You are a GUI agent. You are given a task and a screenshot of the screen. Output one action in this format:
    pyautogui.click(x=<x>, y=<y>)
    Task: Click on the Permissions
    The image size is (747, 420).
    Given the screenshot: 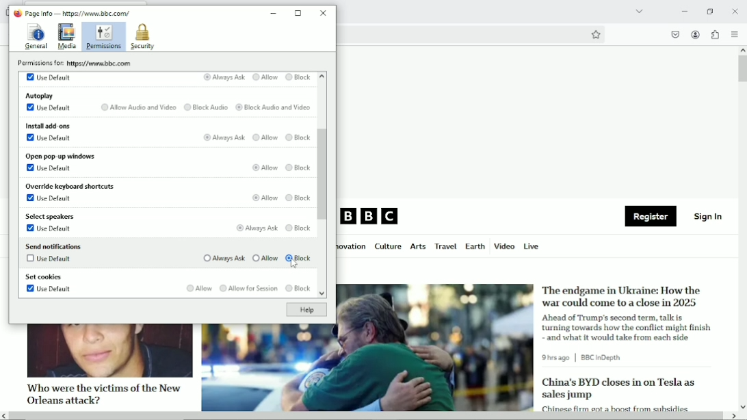 What is the action you would take?
    pyautogui.click(x=104, y=37)
    